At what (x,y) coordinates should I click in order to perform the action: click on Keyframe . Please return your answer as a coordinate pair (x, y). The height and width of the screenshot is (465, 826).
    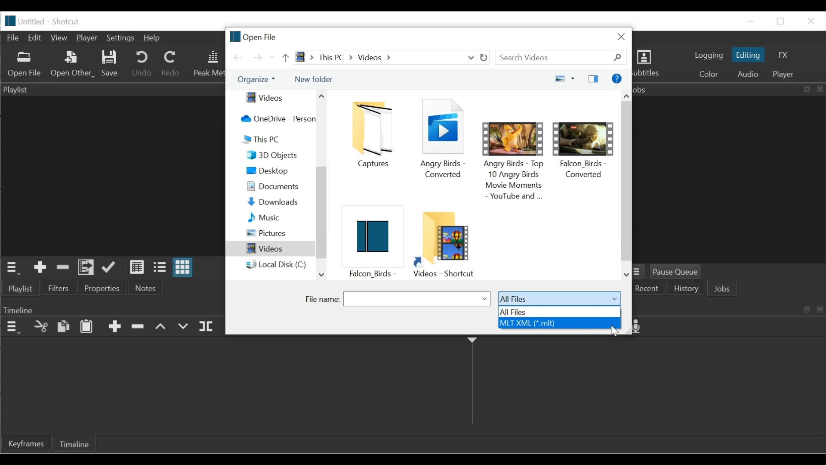
    Looking at the image, I should click on (26, 443).